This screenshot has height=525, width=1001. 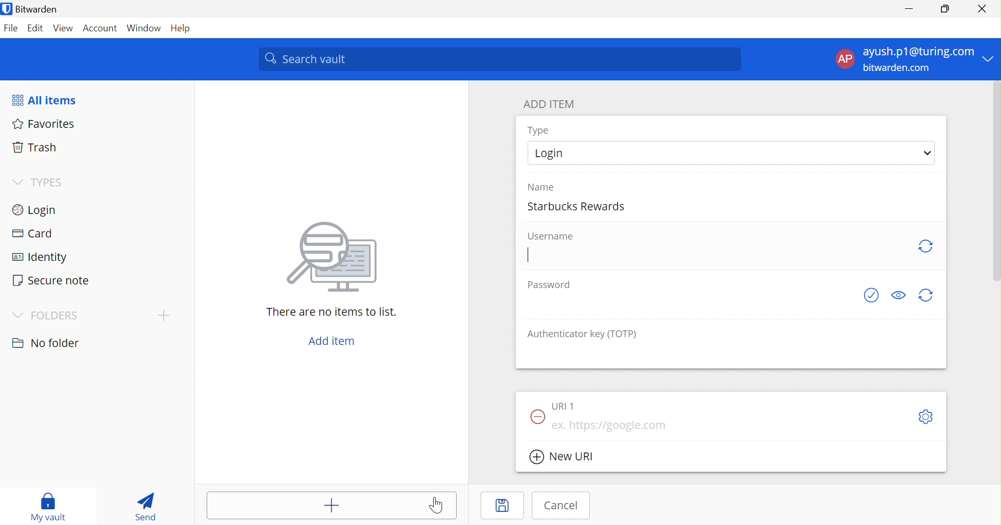 I want to click on Save, so click(x=505, y=506).